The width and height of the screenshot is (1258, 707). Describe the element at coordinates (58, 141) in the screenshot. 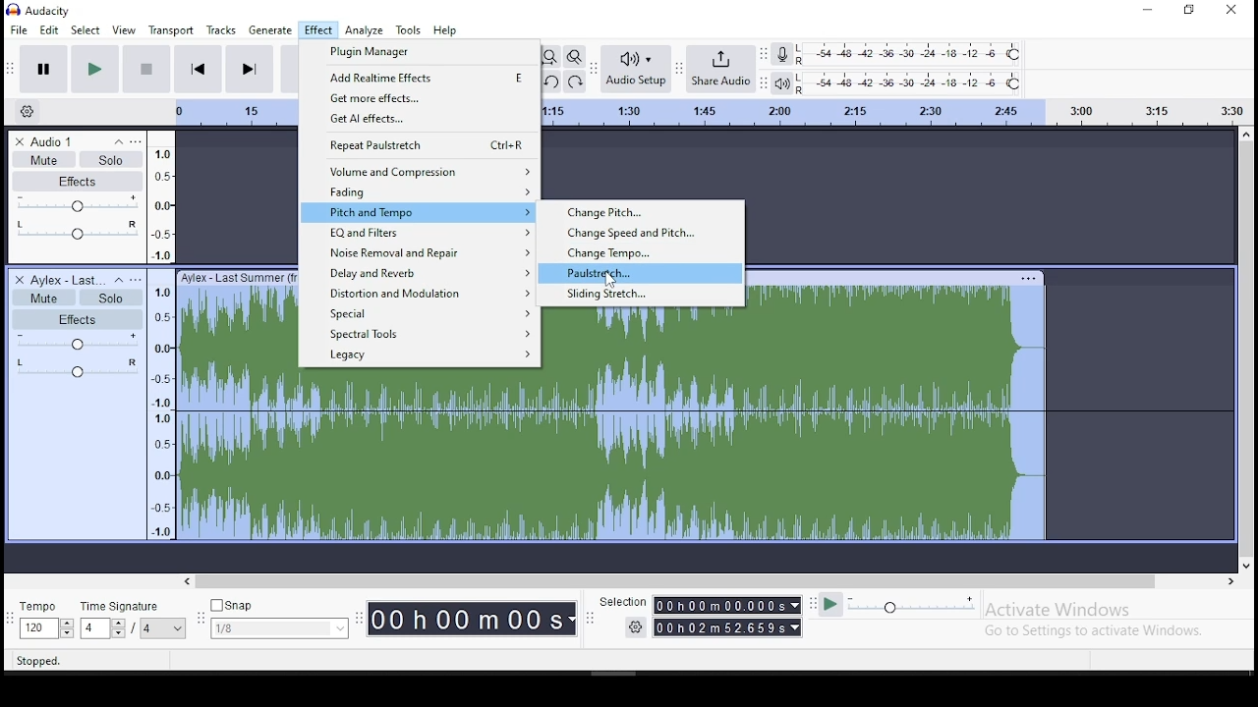

I see `audio ` at that location.